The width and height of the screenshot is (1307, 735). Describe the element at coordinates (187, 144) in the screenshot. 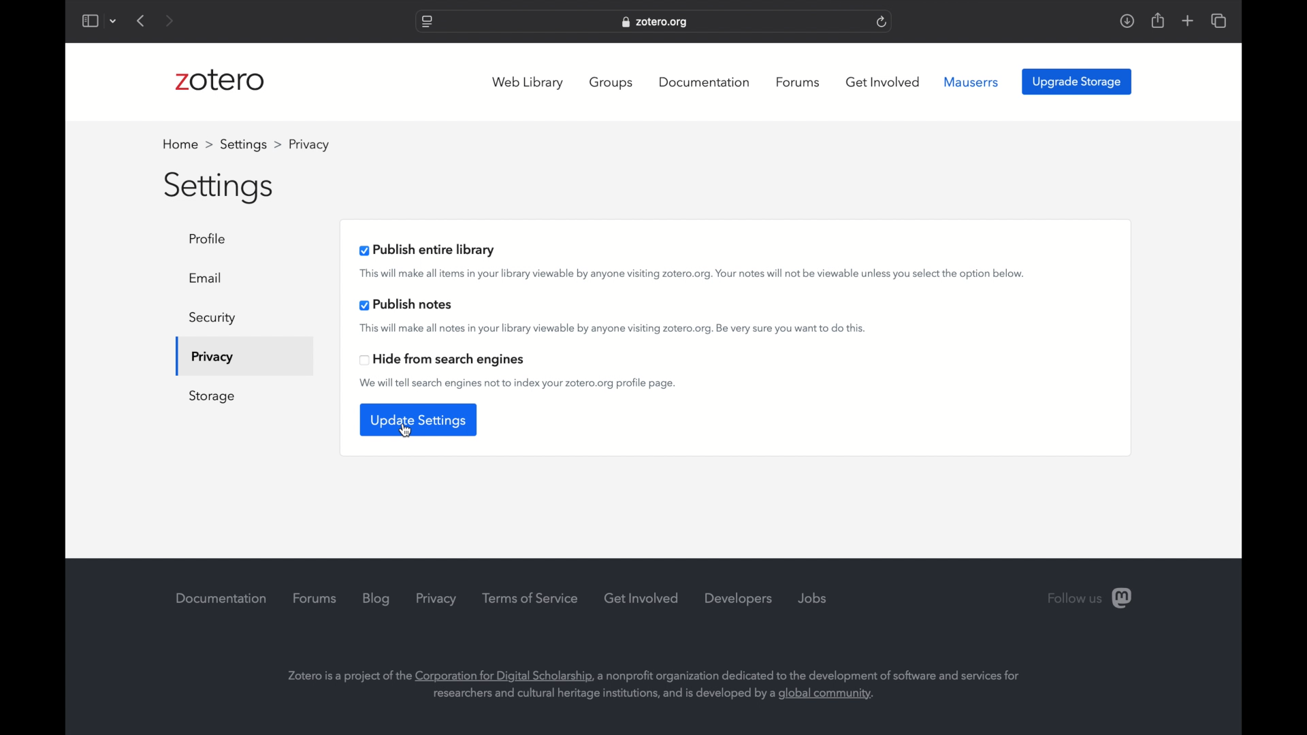

I see `home` at that location.